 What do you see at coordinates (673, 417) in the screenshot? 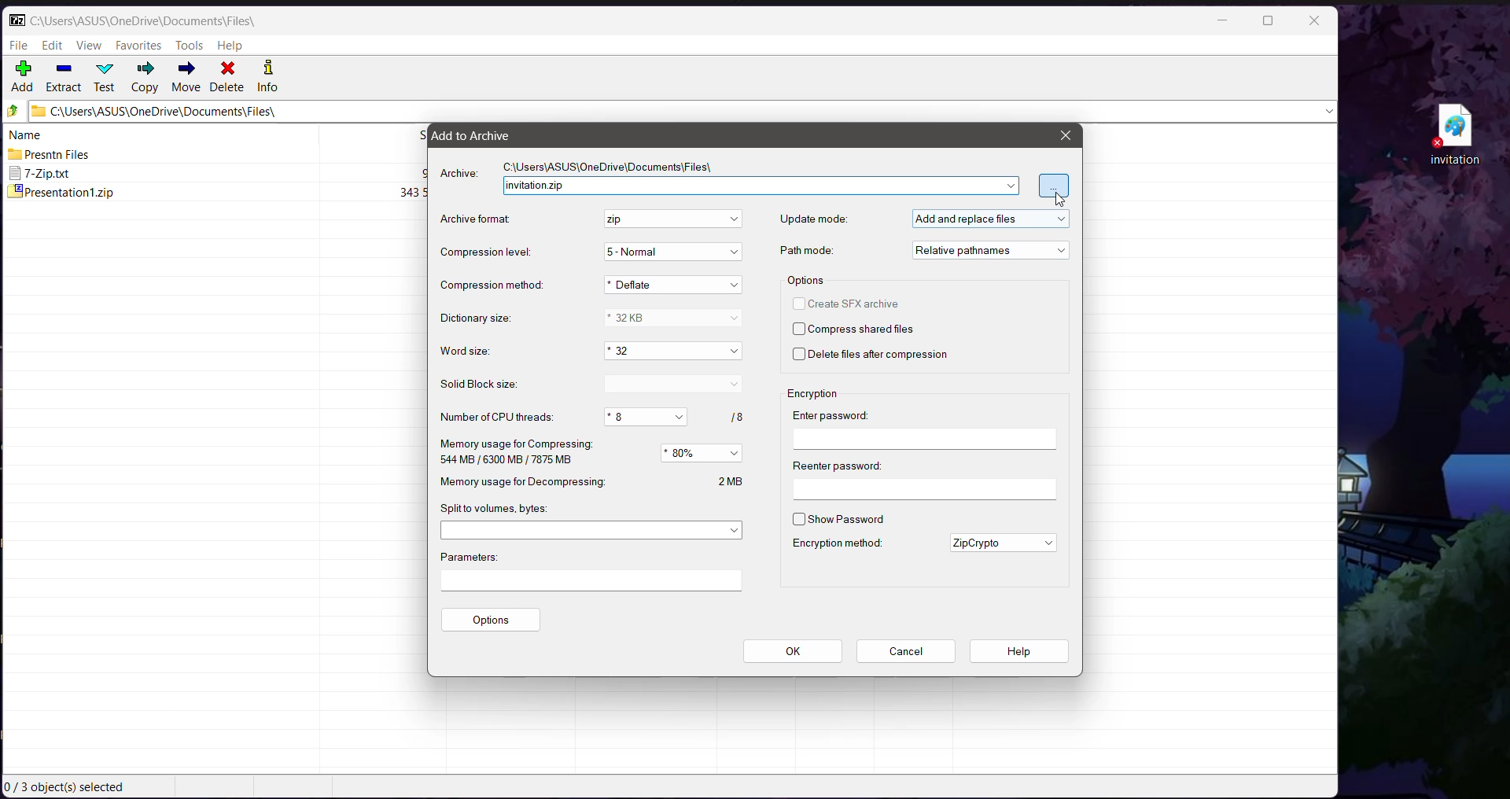
I see `Set the Number of CPU threads out of 8` at bounding box center [673, 417].